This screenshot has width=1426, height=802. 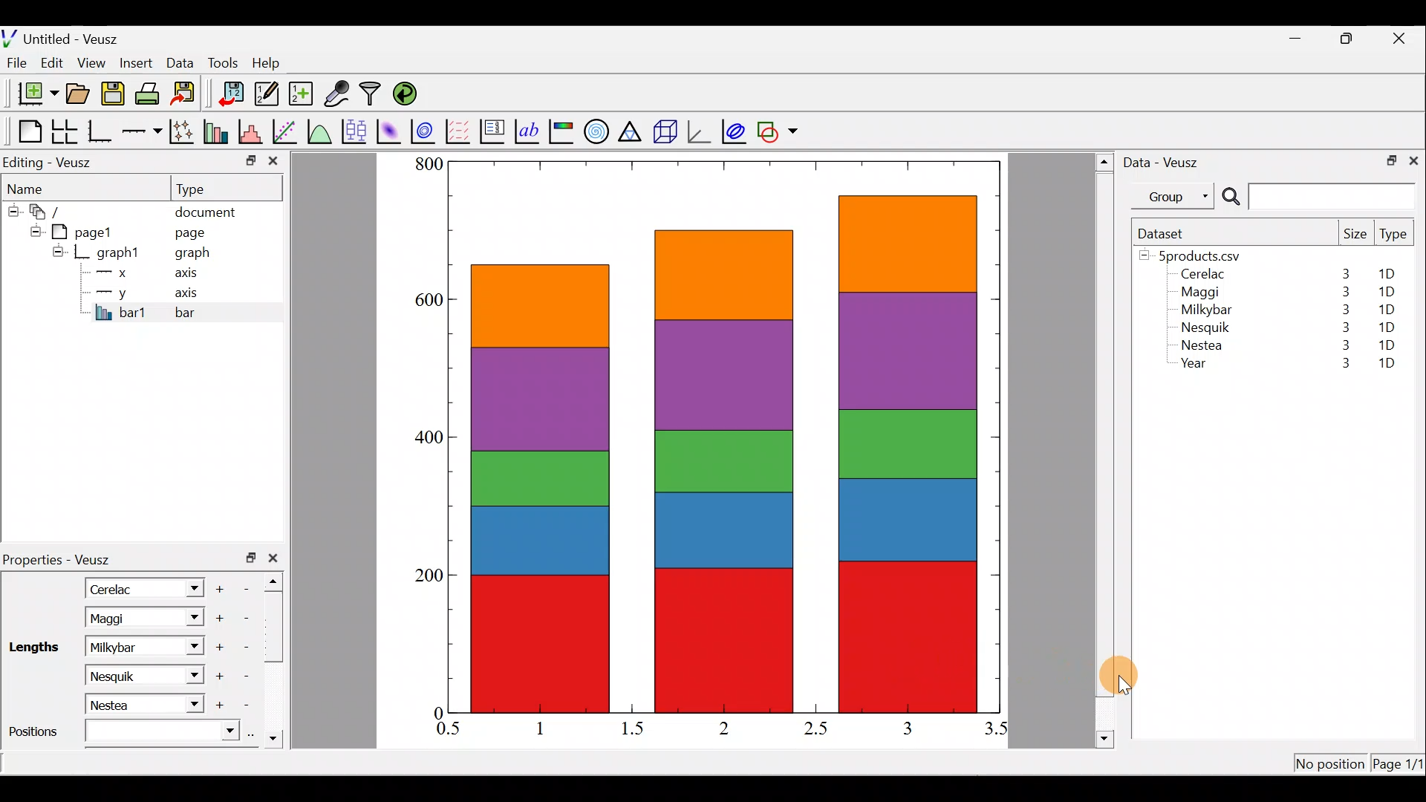 What do you see at coordinates (267, 94) in the screenshot?
I see `Edit and enter new datasets` at bounding box center [267, 94].